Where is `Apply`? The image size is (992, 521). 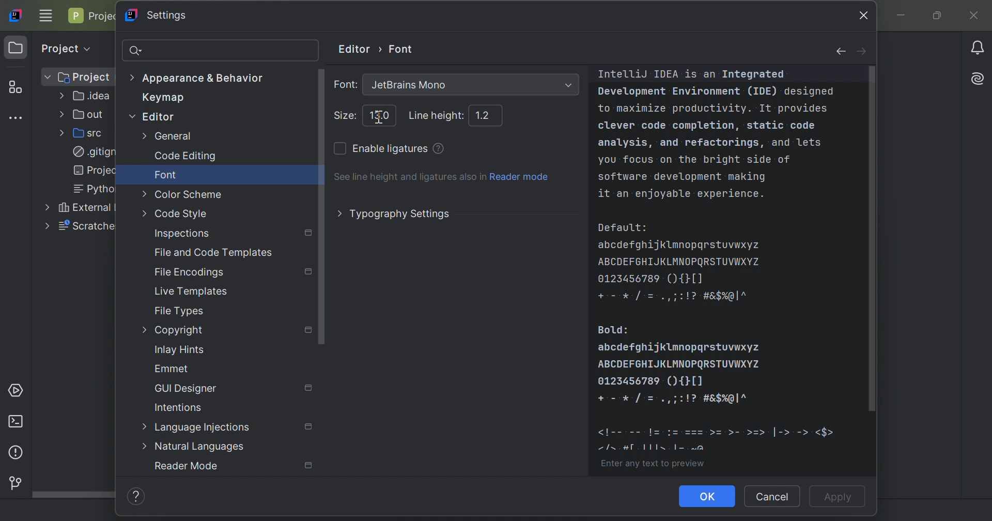 Apply is located at coordinates (841, 498).